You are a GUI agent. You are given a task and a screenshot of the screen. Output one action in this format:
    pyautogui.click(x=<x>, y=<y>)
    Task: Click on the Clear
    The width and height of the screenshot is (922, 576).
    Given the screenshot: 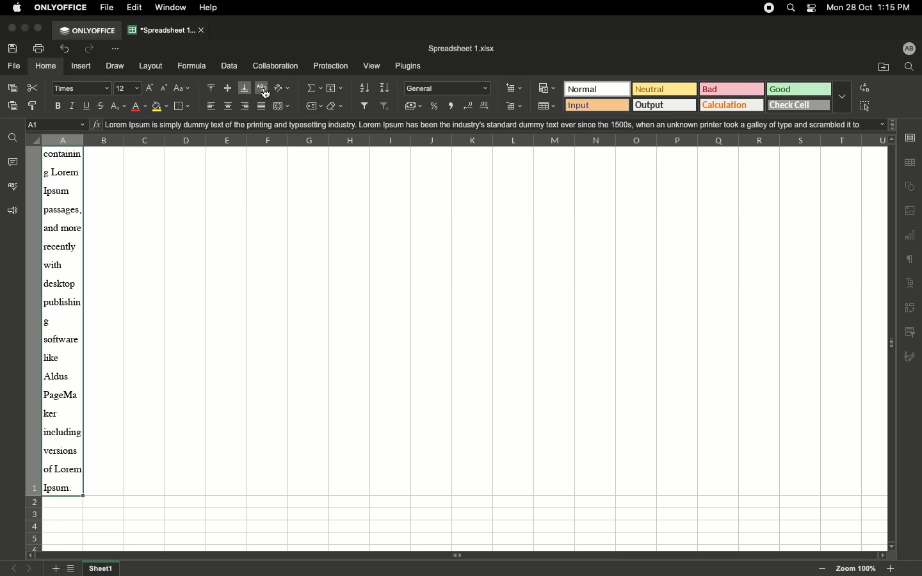 What is the action you would take?
    pyautogui.click(x=336, y=107)
    